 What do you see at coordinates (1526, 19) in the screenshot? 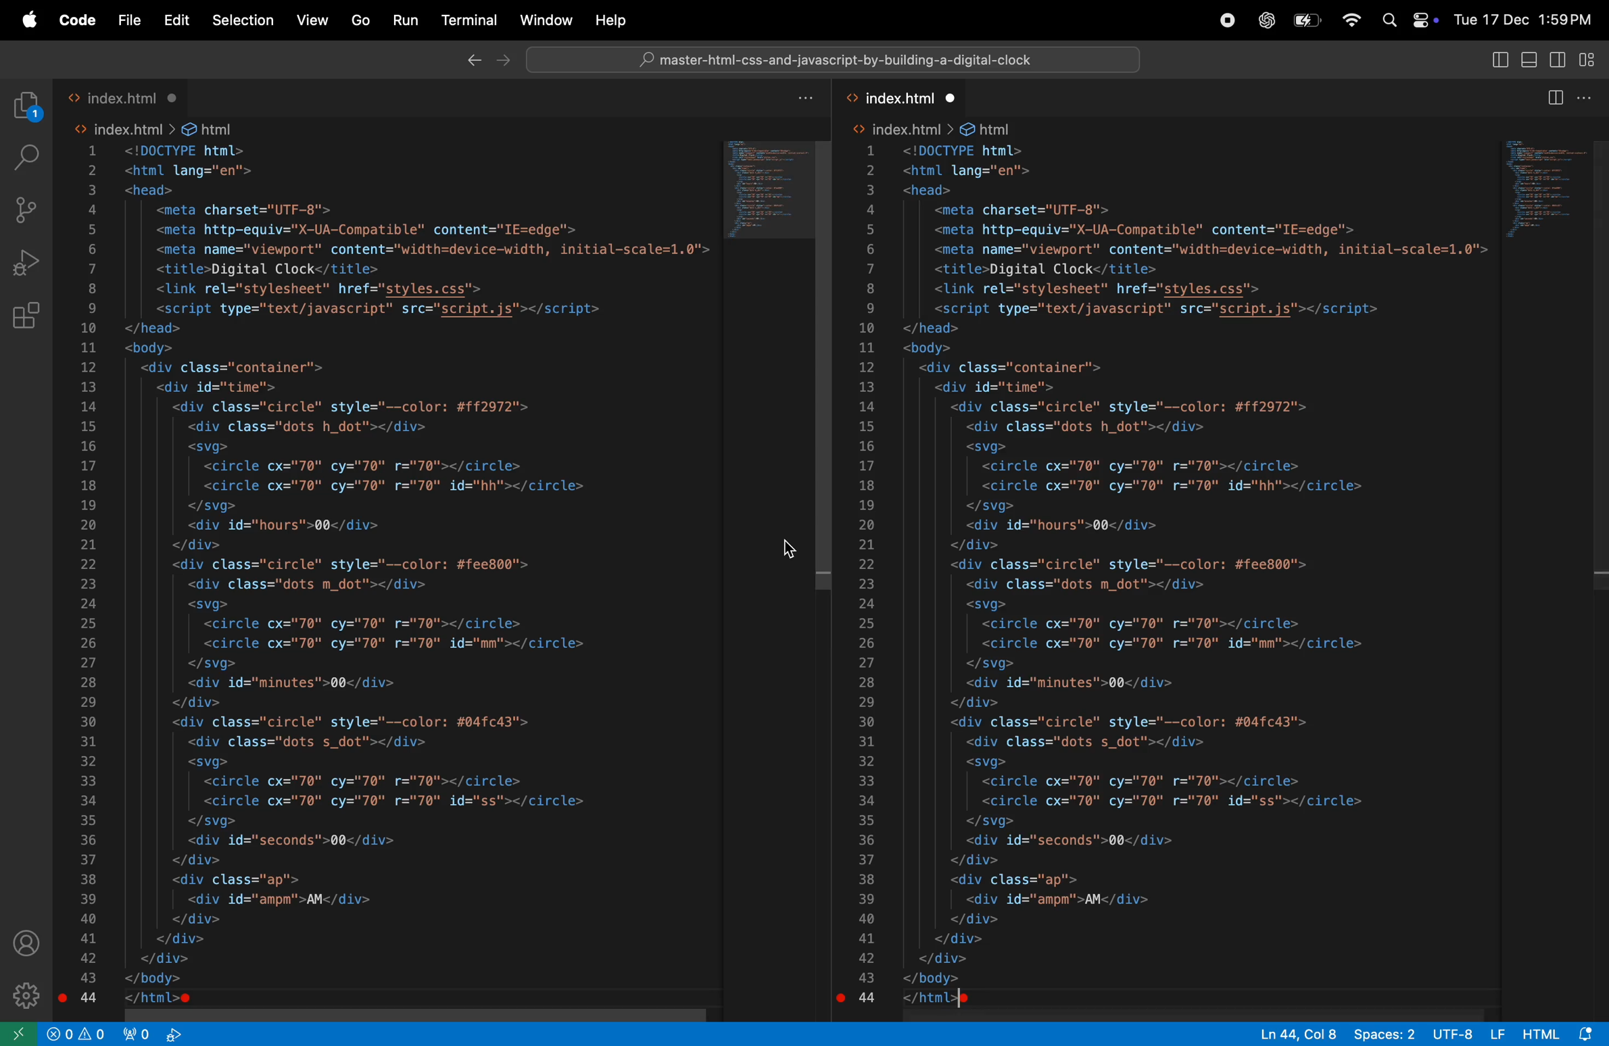
I see `Tue 17 Dec 1:59PM` at bounding box center [1526, 19].